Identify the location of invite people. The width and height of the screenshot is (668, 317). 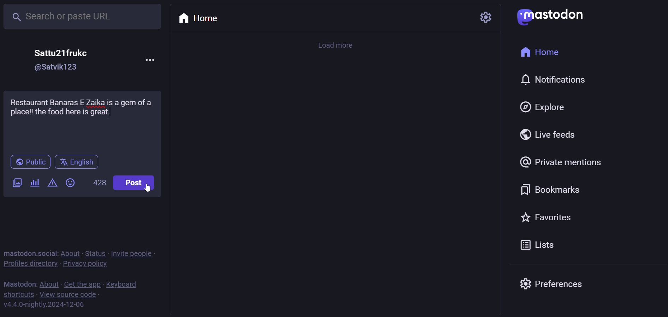
(132, 253).